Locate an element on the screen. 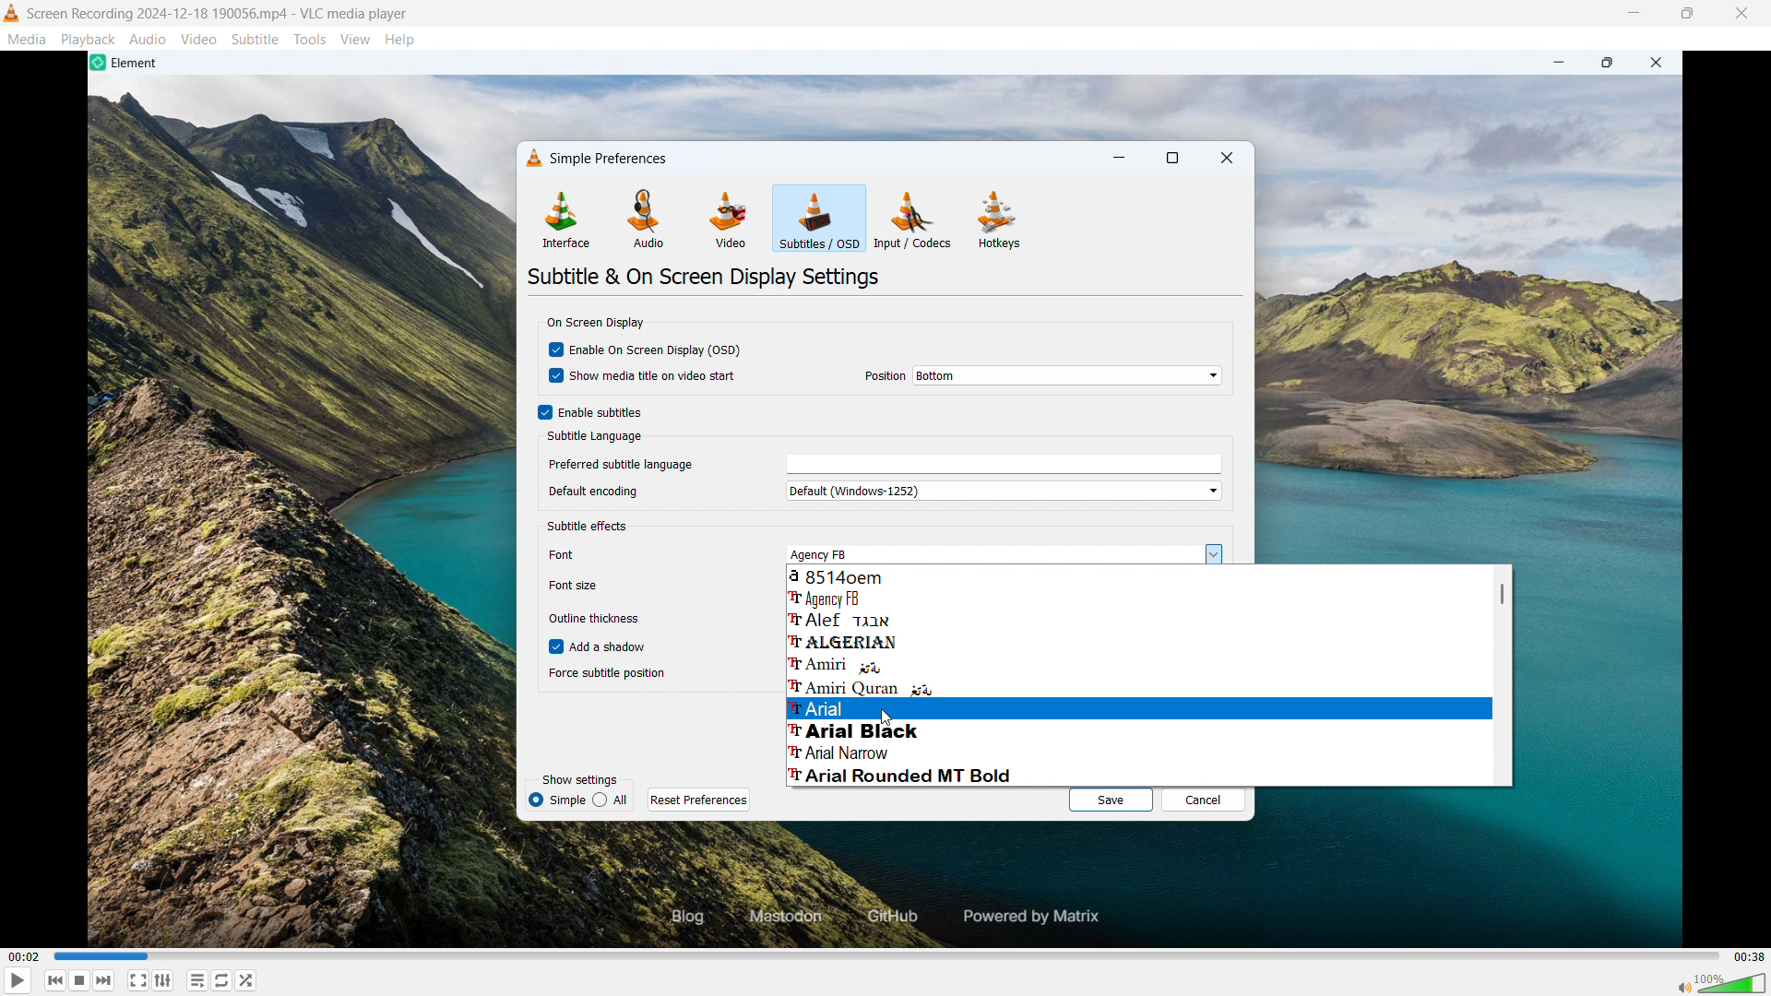 Image resolution: width=1771 pixels, height=996 pixels. minimize is located at coordinates (1120, 159).